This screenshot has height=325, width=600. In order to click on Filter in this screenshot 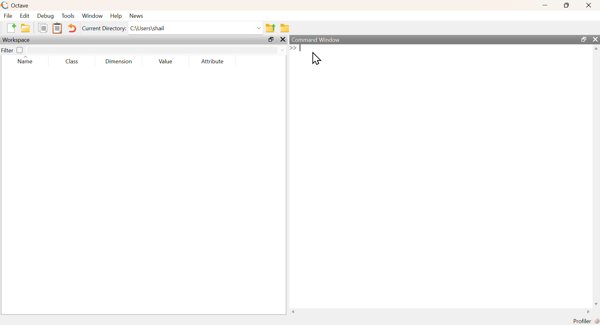, I will do `click(12, 50)`.